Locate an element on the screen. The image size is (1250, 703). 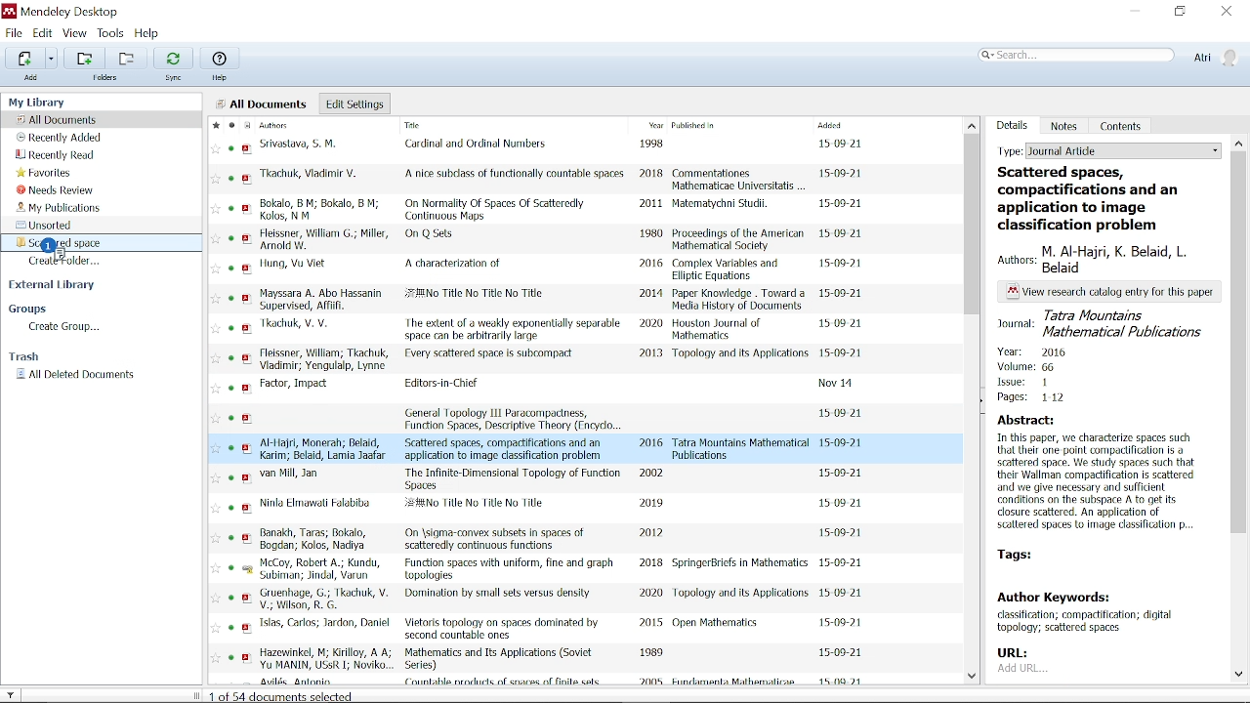
authors is located at coordinates (321, 210).